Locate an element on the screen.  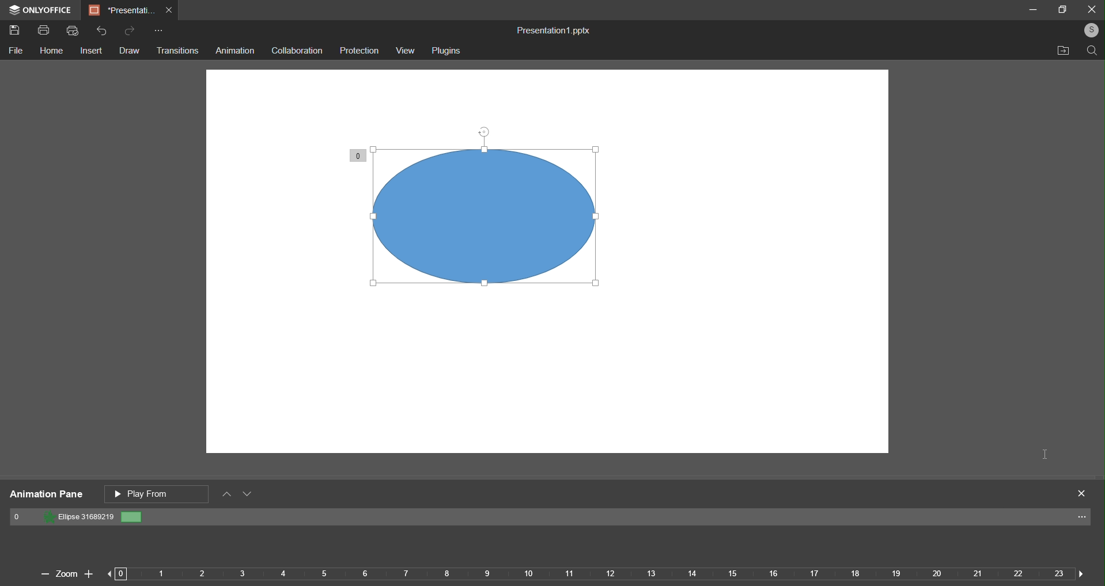
collaboration is located at coordinates (296, 50).